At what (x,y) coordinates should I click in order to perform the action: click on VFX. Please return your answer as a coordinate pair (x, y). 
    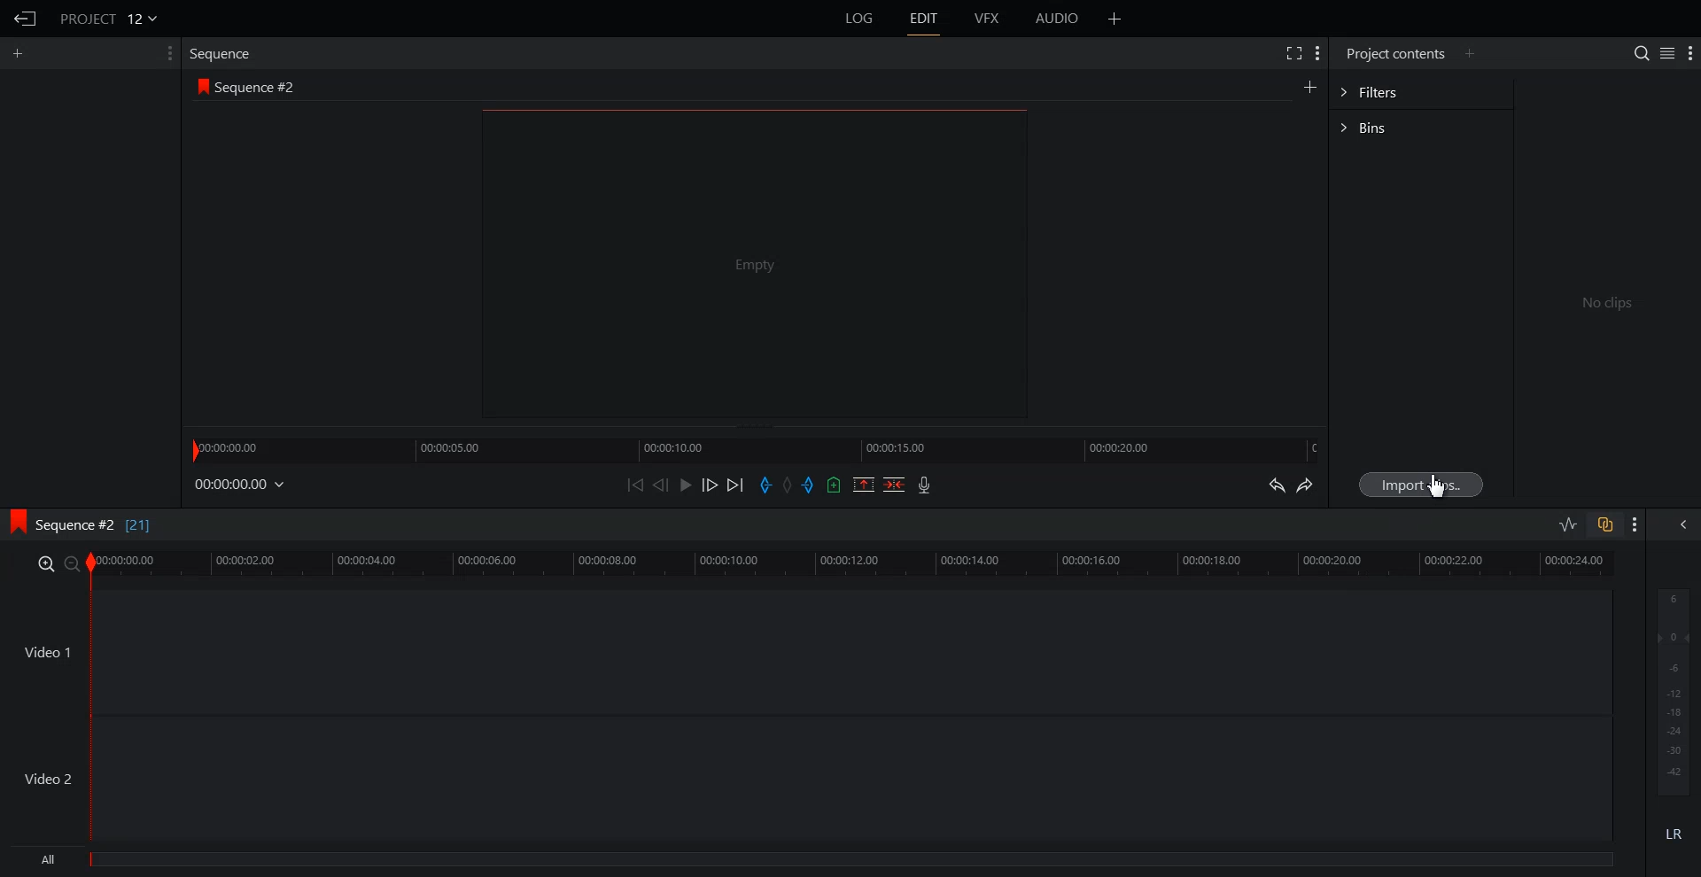
    Looking at the image, I should click on (988, 19).